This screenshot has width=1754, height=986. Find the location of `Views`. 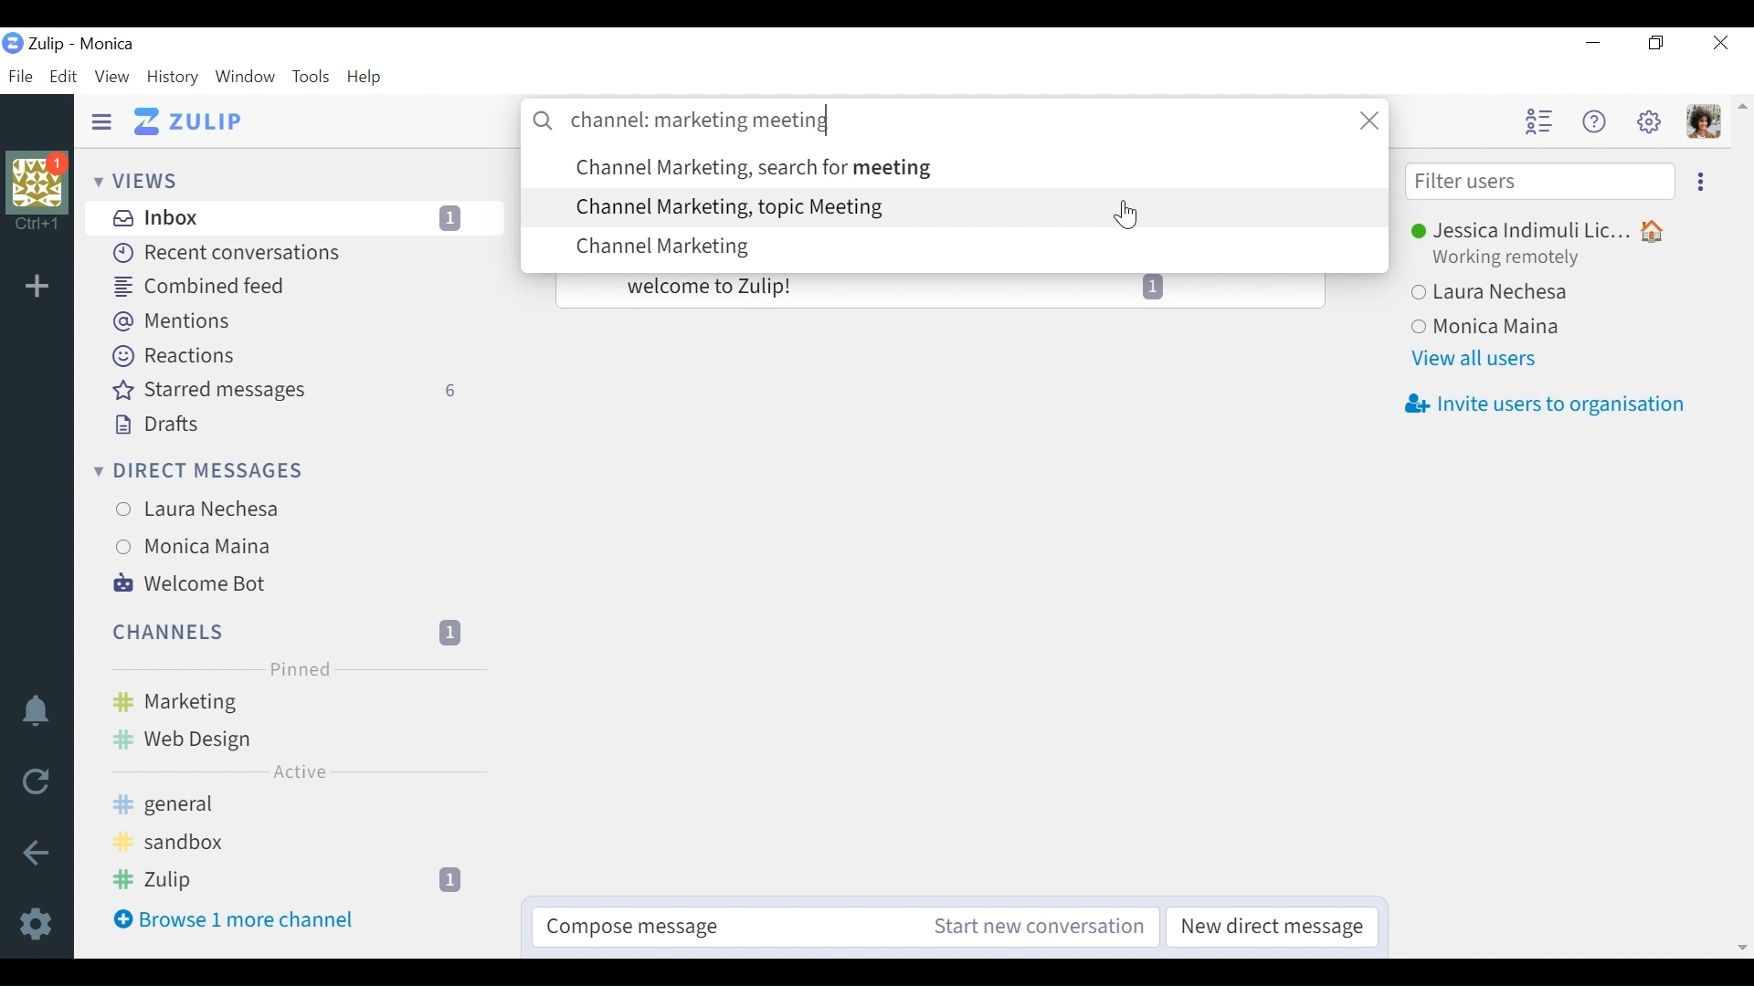

Views is located at coordinates (138, 180).